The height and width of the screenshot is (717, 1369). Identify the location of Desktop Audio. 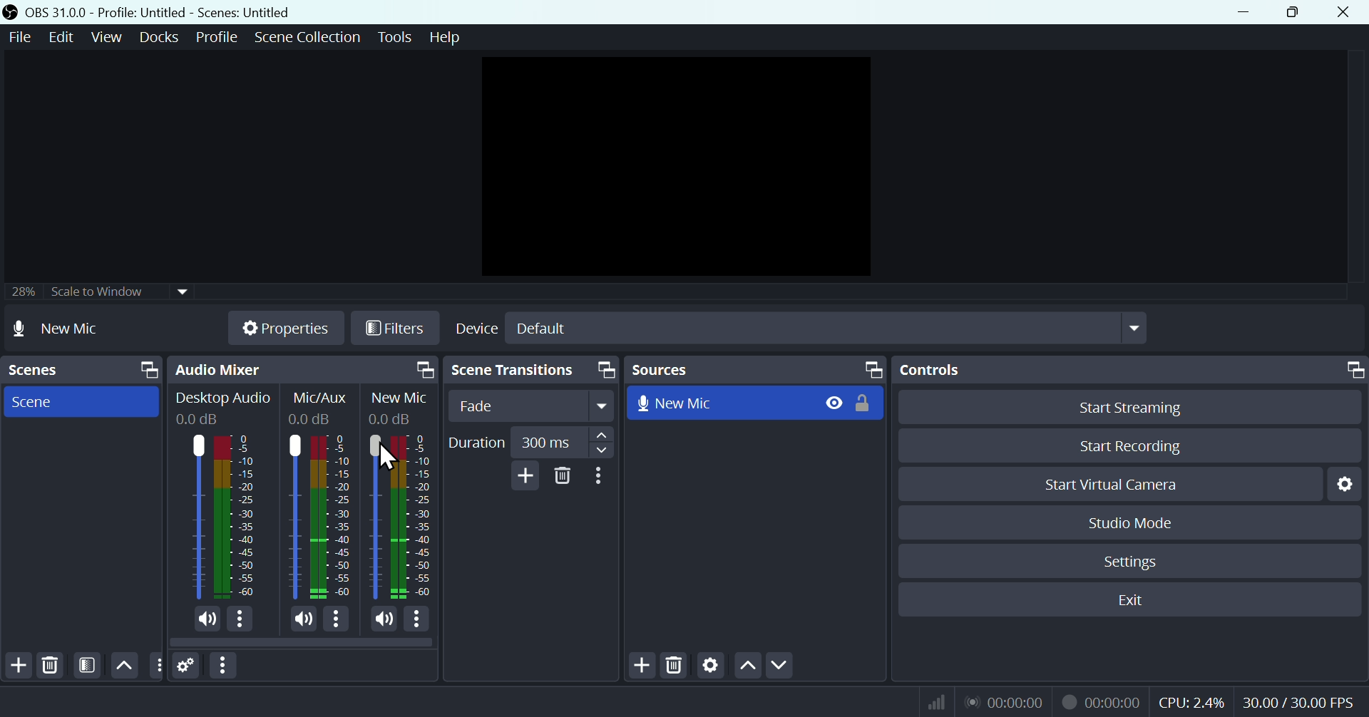
(195, 517).